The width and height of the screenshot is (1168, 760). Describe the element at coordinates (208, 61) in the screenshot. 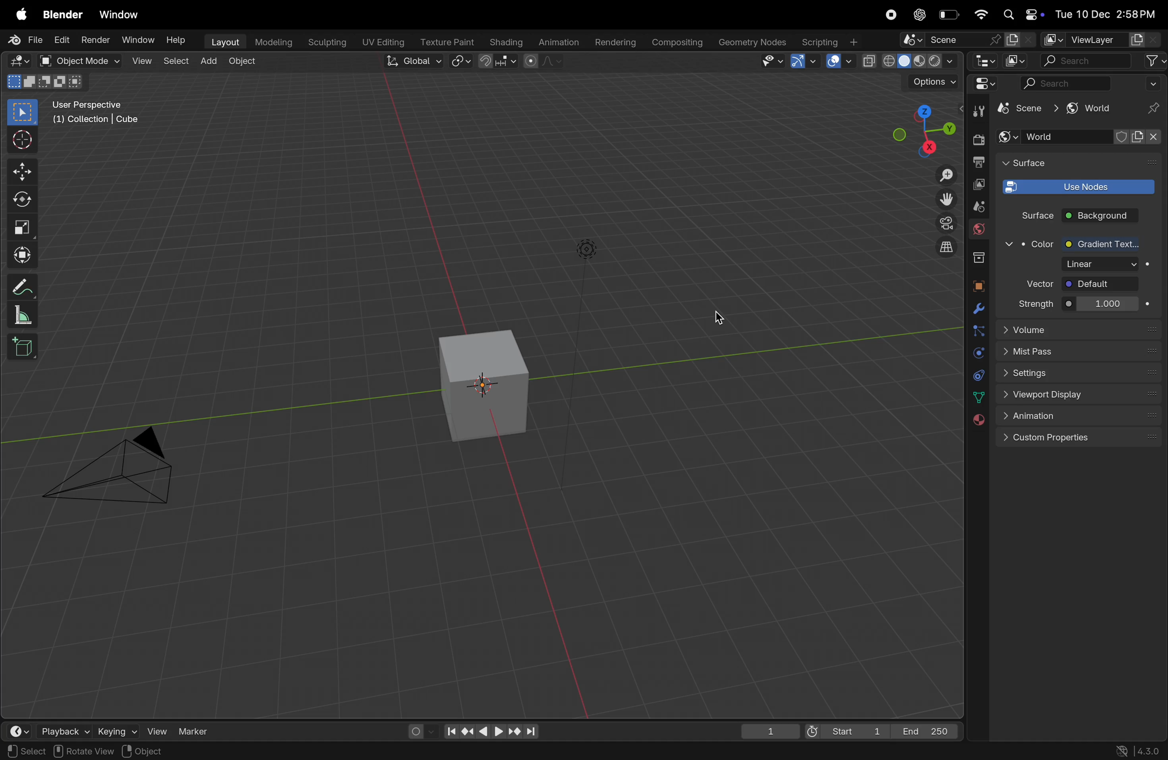

I see `add` at that location.